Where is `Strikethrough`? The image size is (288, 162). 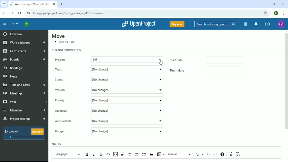
Strikethrough is located at coordinates (102, 154).